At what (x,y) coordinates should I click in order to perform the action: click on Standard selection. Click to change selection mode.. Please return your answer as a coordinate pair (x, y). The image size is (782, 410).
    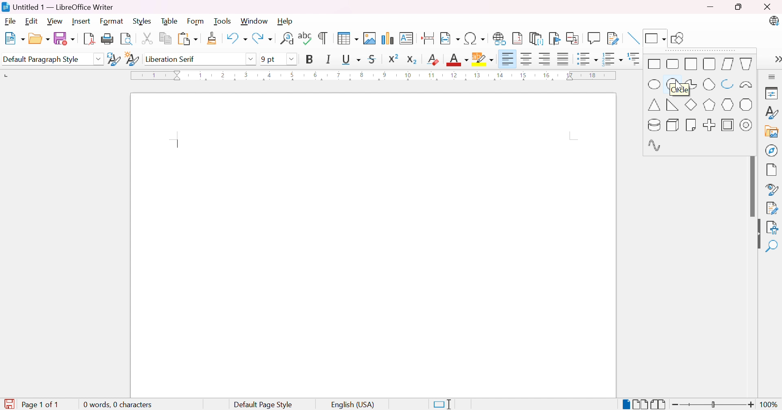
    Looking at the image, I should click on (442, 404).